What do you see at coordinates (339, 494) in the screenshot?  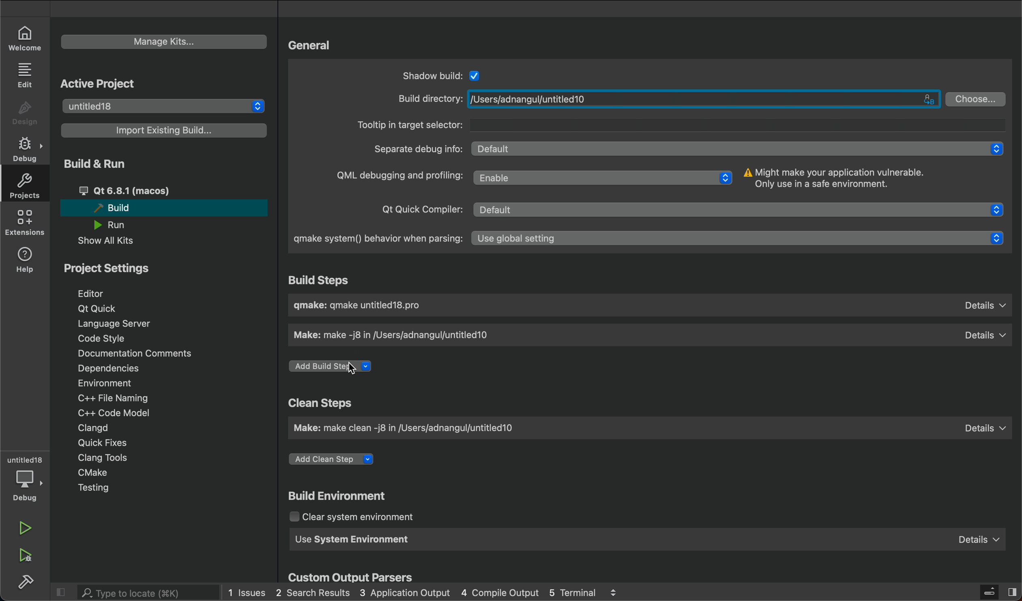 I see `Build Environment` at bounding box center [339, 494].